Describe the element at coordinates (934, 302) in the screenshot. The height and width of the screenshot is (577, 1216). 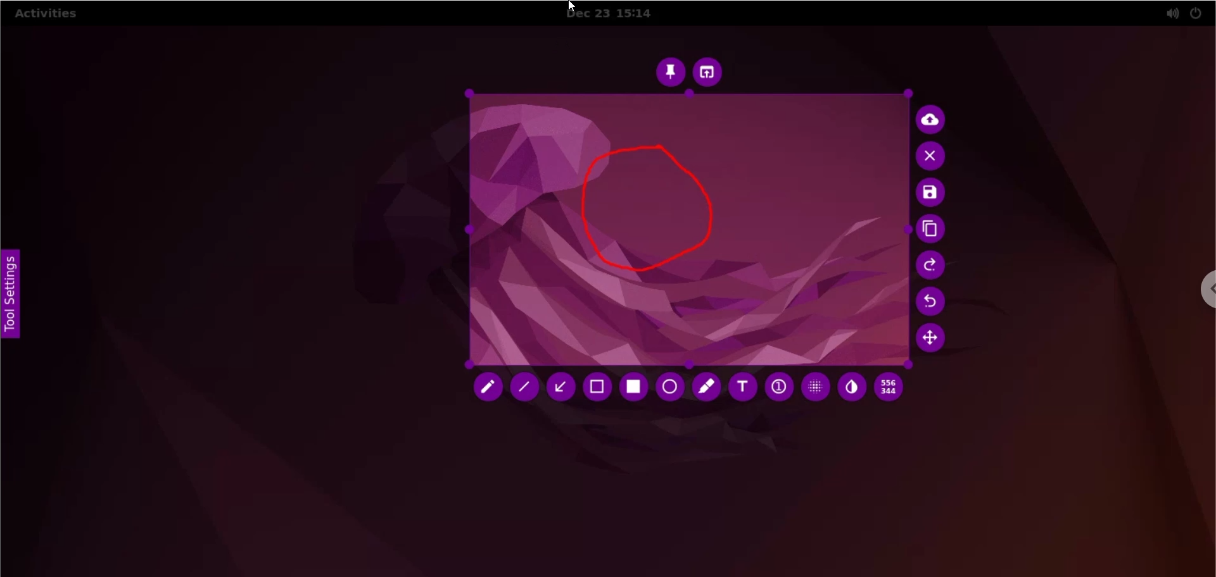
I see `undo` at that location.